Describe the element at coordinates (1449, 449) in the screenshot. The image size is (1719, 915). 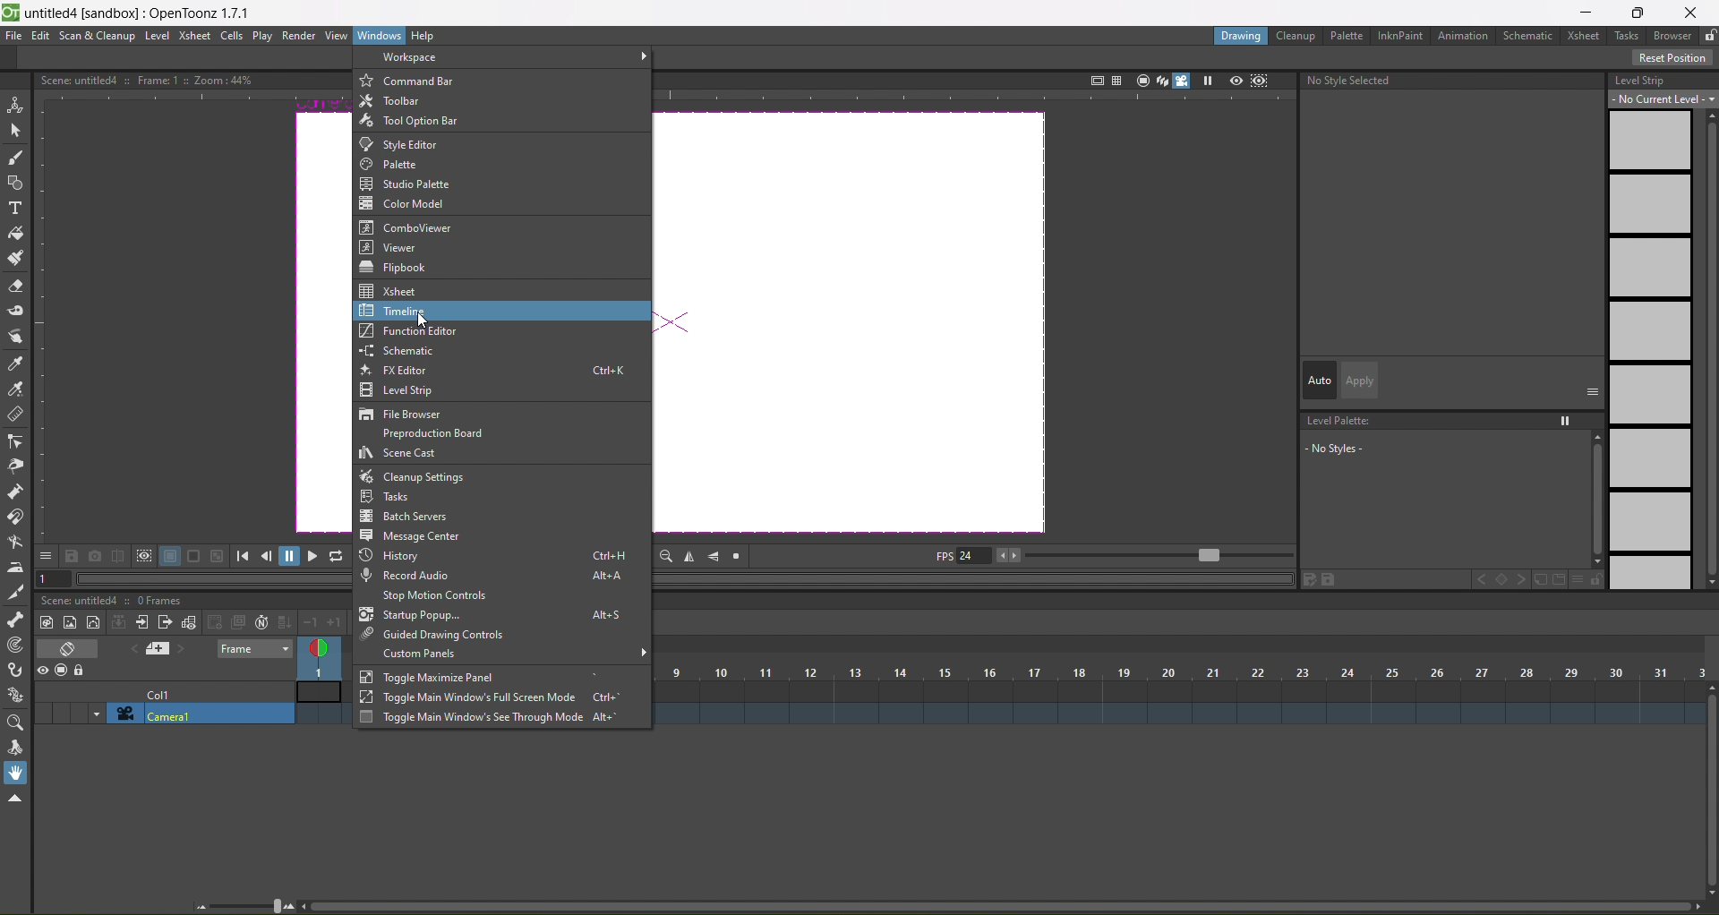
I see `level palette` at that location.